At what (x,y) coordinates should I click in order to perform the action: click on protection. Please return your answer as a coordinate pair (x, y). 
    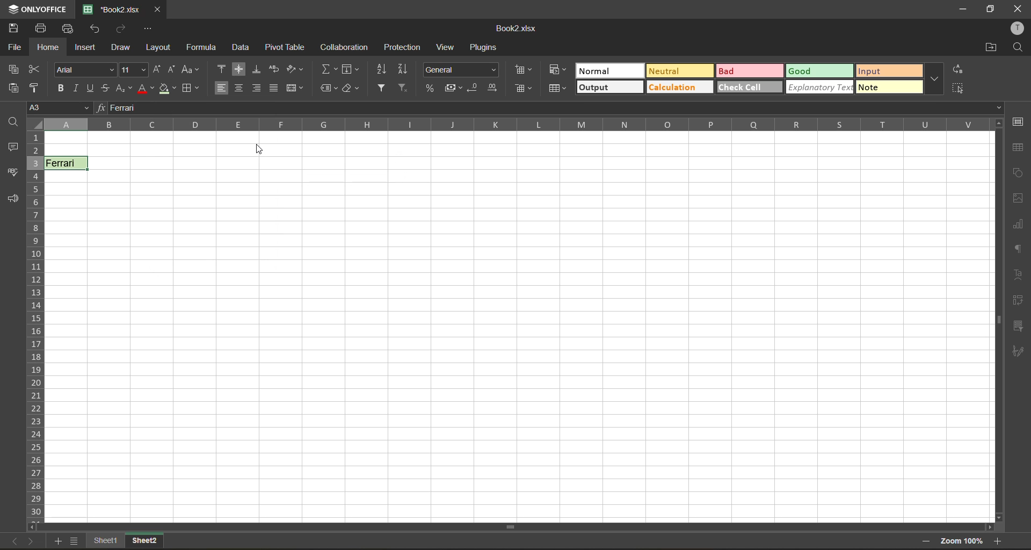
    Looking at the image, I should click on (403, 46).